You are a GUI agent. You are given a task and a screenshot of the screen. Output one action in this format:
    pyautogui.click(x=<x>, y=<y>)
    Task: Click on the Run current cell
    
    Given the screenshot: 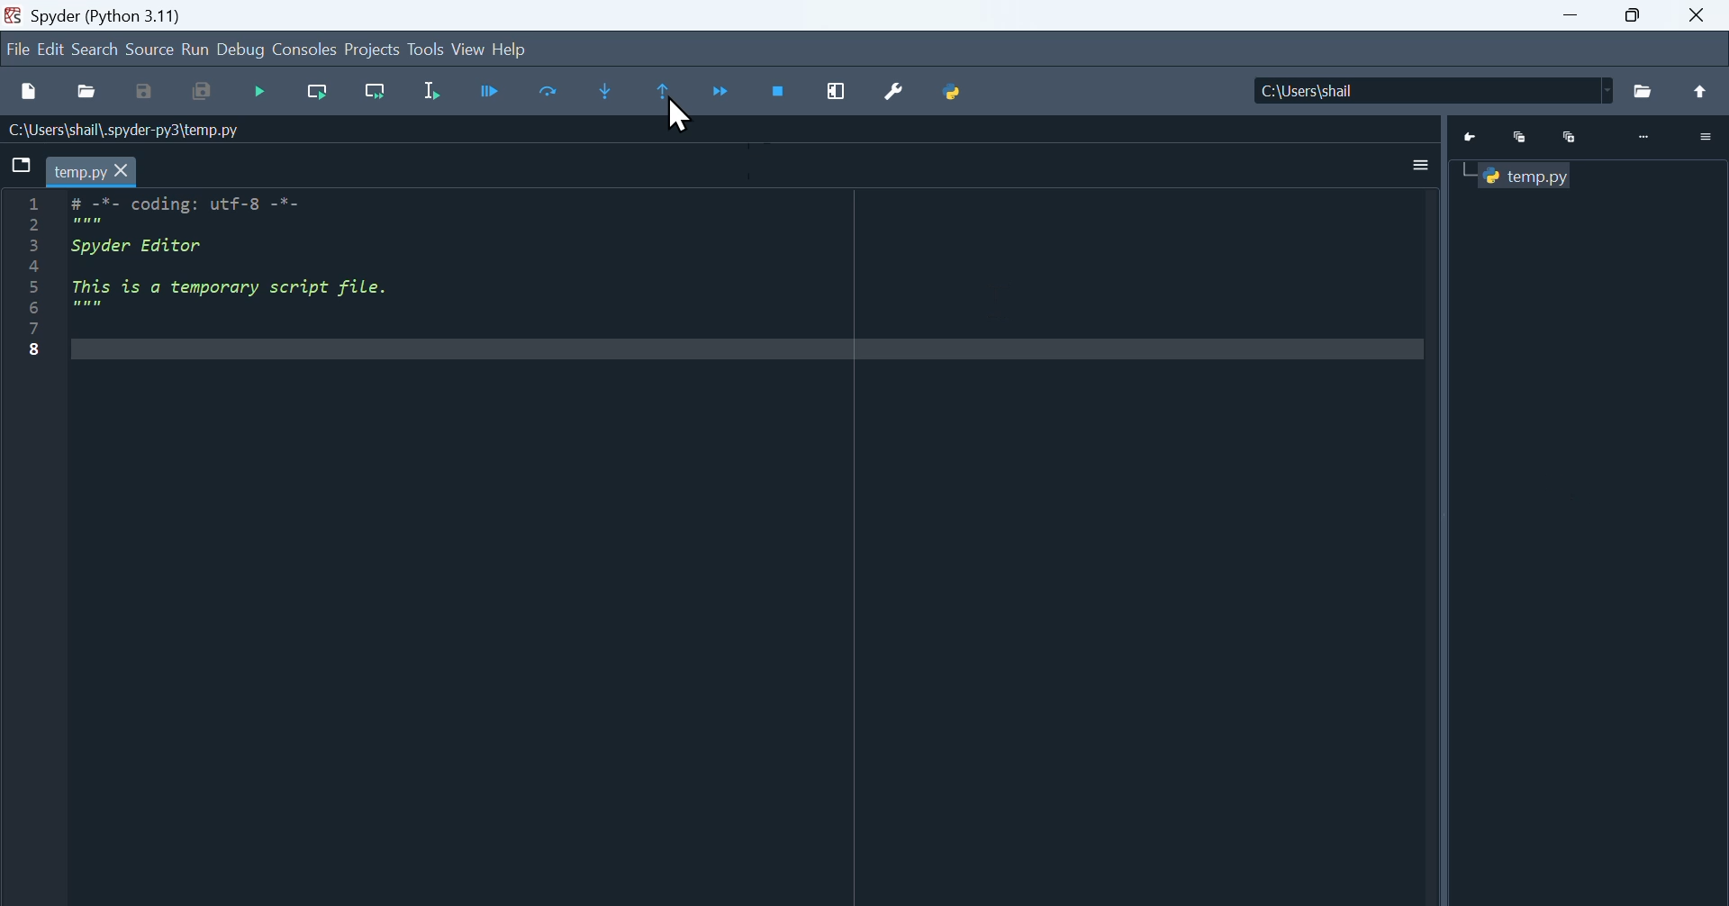 What is the action you would take?
    pyautogui.click(x=318, y=92)
    